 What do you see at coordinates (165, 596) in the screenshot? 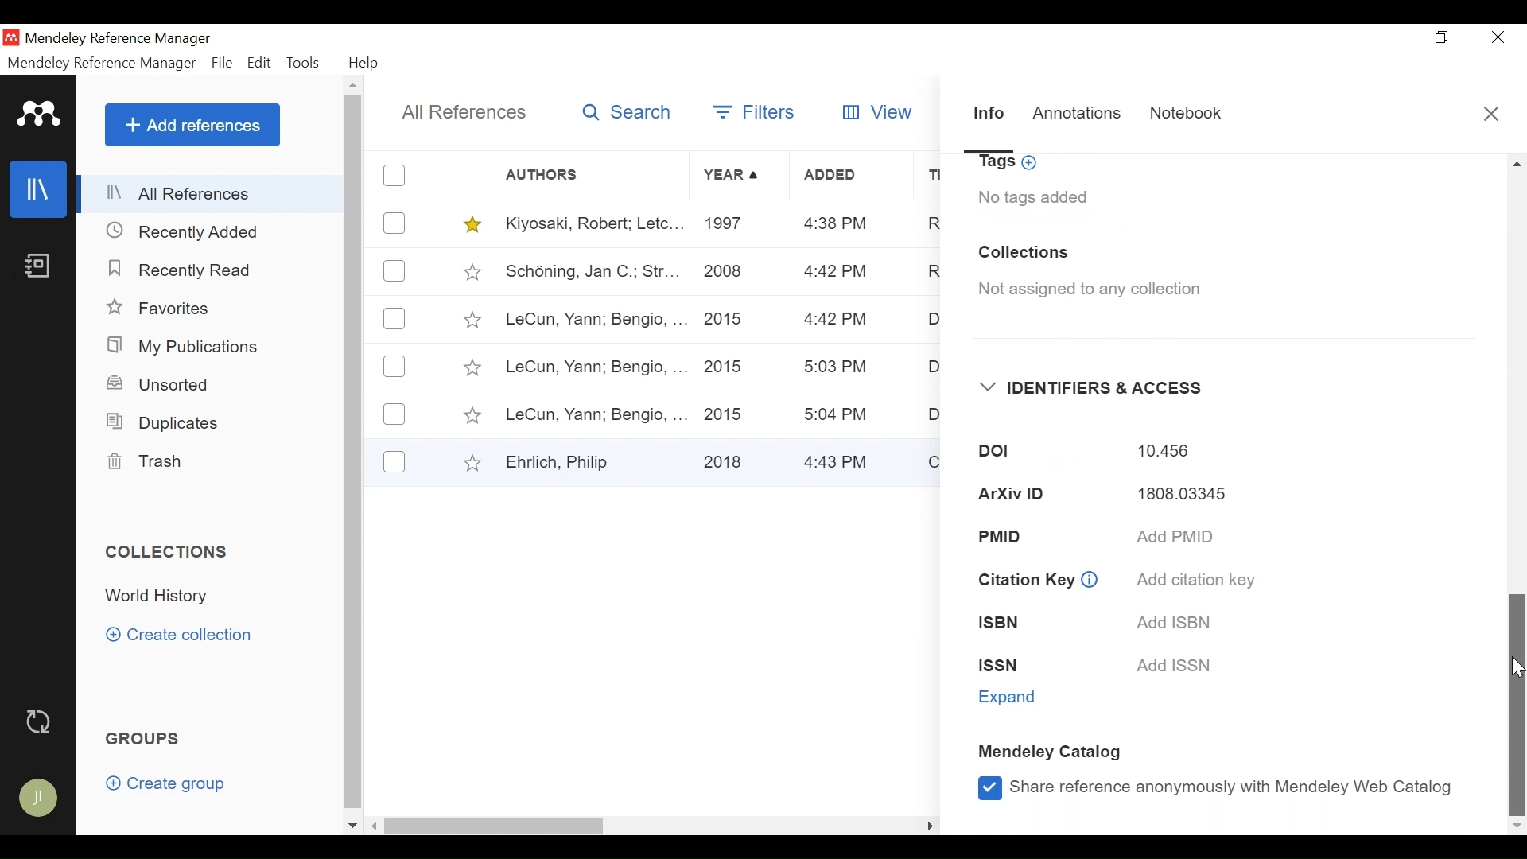
I see `Collection` at bounding box center [165, 596].